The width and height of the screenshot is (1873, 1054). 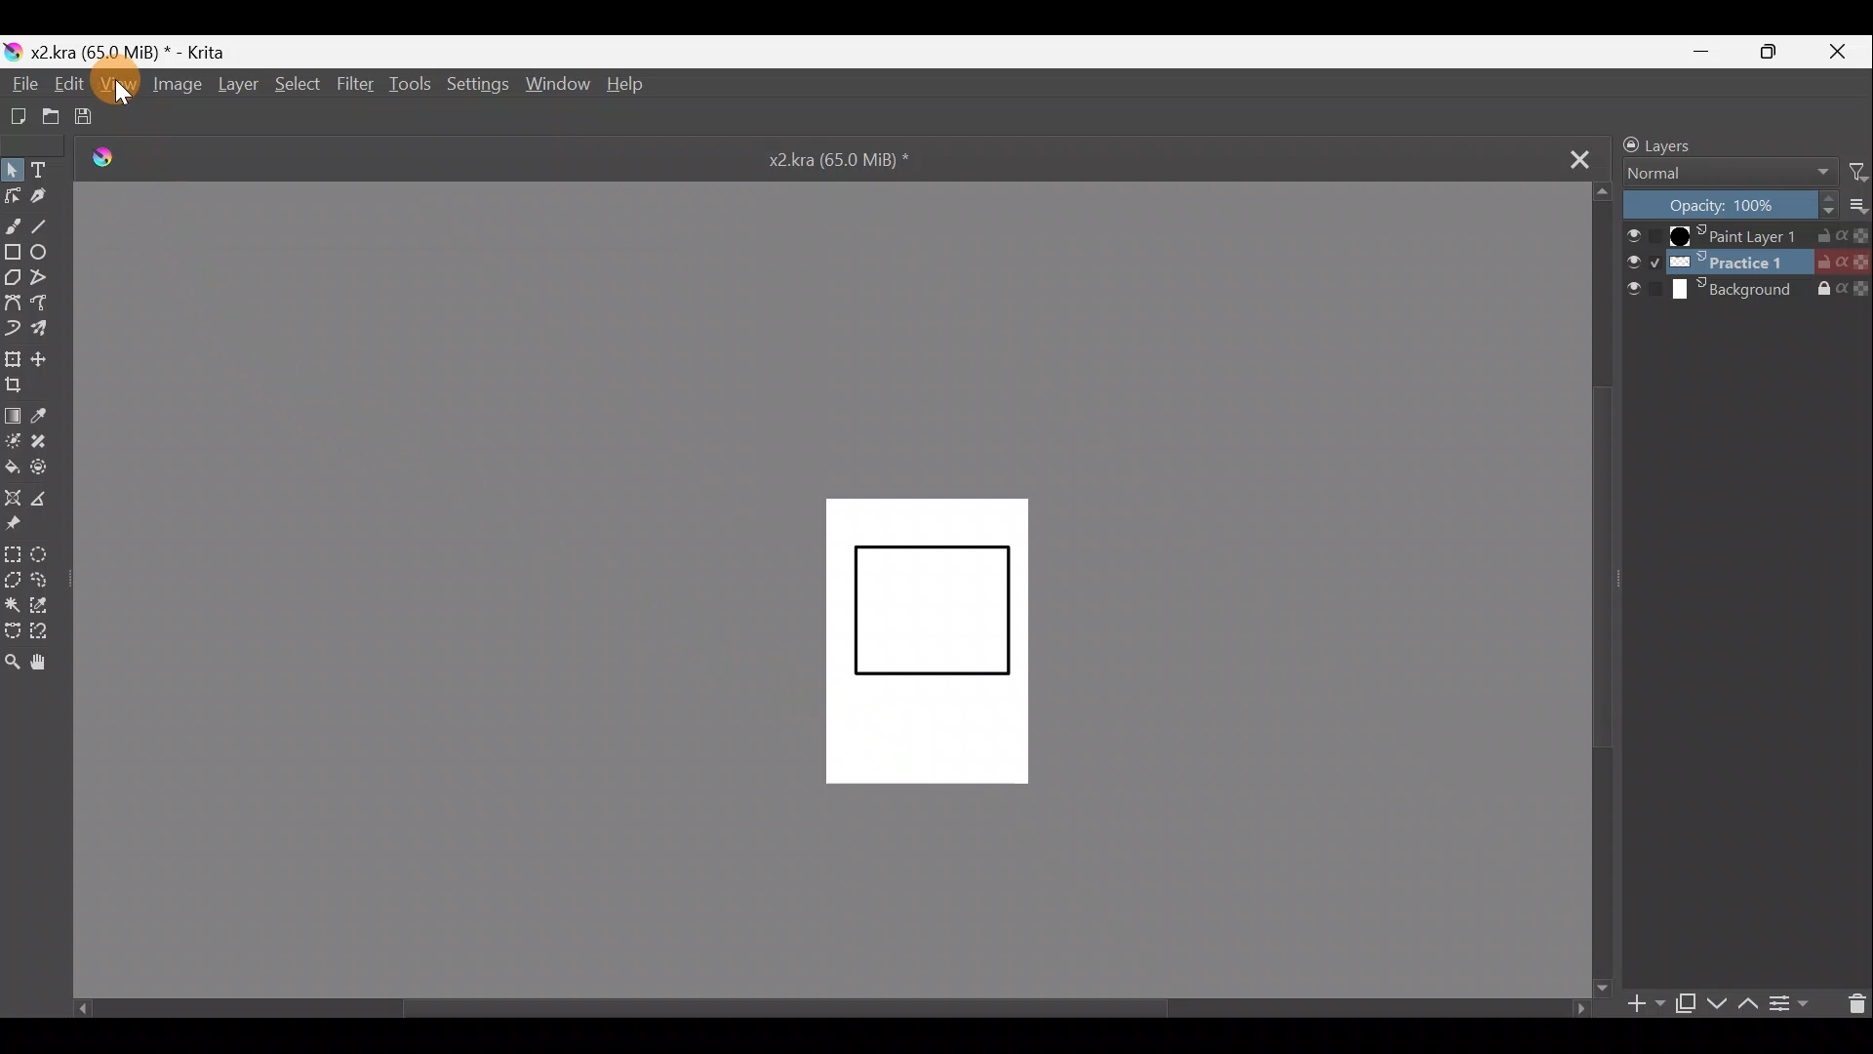 I want to click on Close, so click(x=1833, y=52).